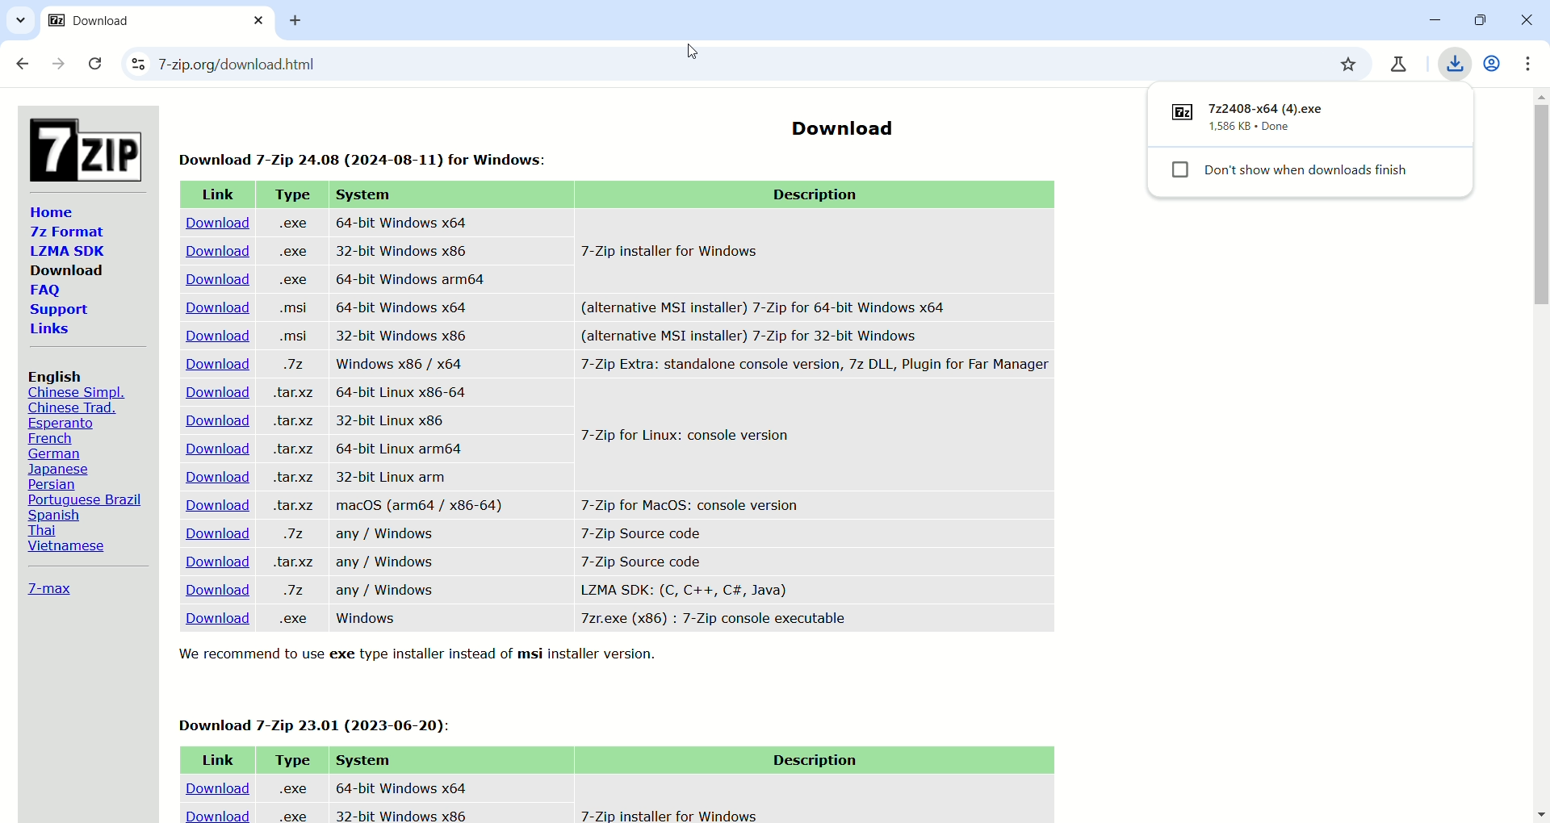 The image size is (1550, 823). I want to click on Download, so click(216, 449).